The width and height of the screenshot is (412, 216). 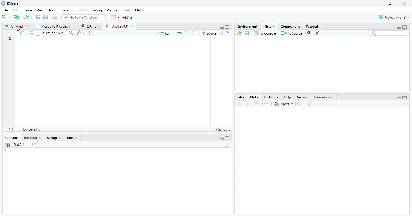 I want to click on Show in new window, so click(x=23, y=34).